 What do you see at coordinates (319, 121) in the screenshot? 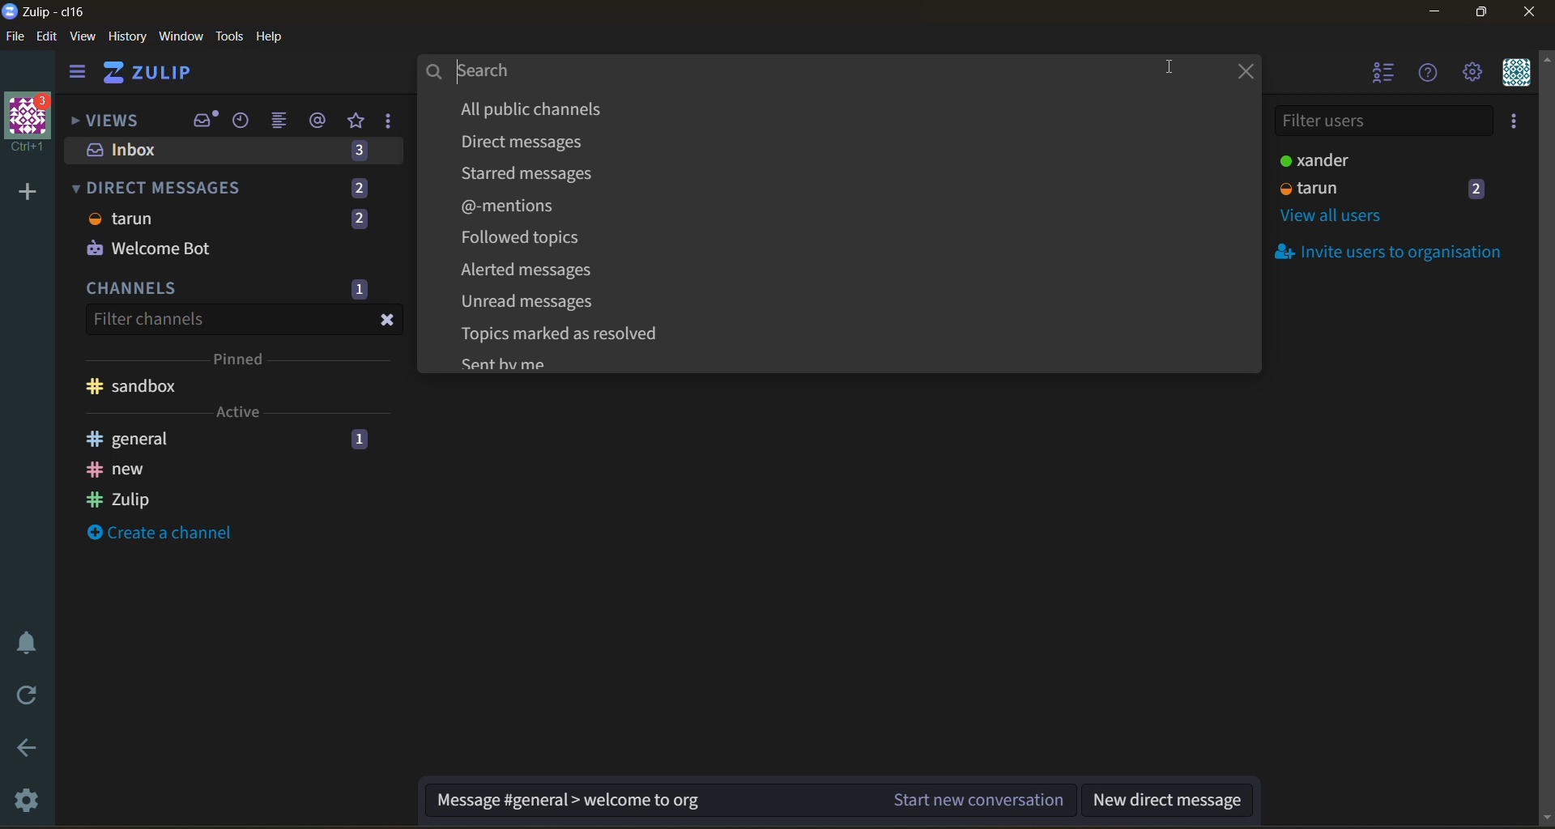
I see `mentions` at bounding box center [319, 121].